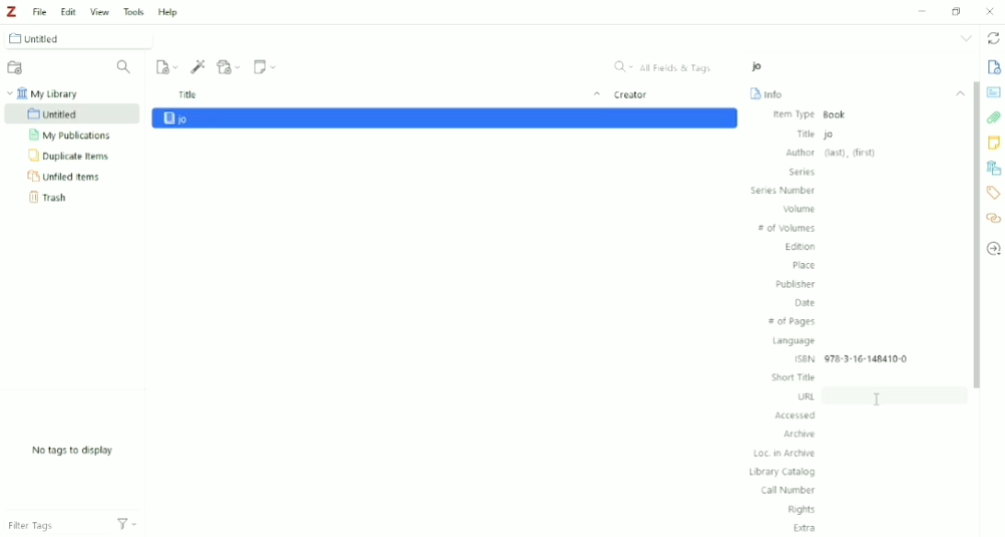  Describe the element at coordinates (801, 210) in the screenshot. I see `Volume` at that location.